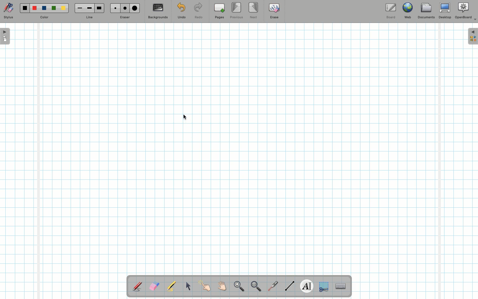  What do you see at coordinates (237, 11) in the screenshot?
I see `Previous` at bounding box center [237, 11].